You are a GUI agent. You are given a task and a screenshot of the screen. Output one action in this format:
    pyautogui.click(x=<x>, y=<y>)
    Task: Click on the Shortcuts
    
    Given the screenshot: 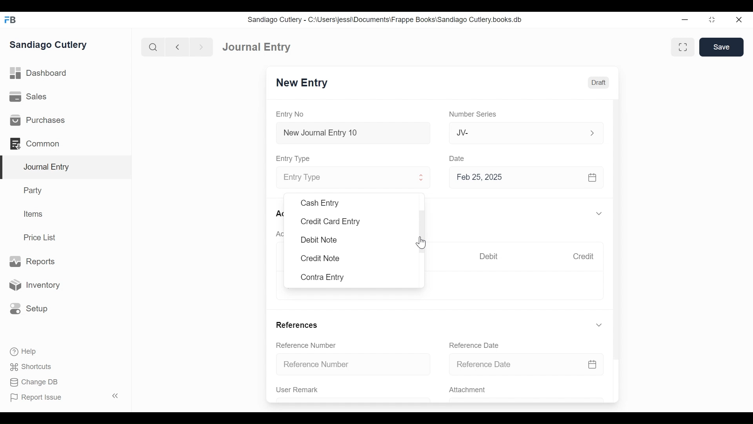 What is the action you would take?
    pyautogui.click(x=29, y=367)
    